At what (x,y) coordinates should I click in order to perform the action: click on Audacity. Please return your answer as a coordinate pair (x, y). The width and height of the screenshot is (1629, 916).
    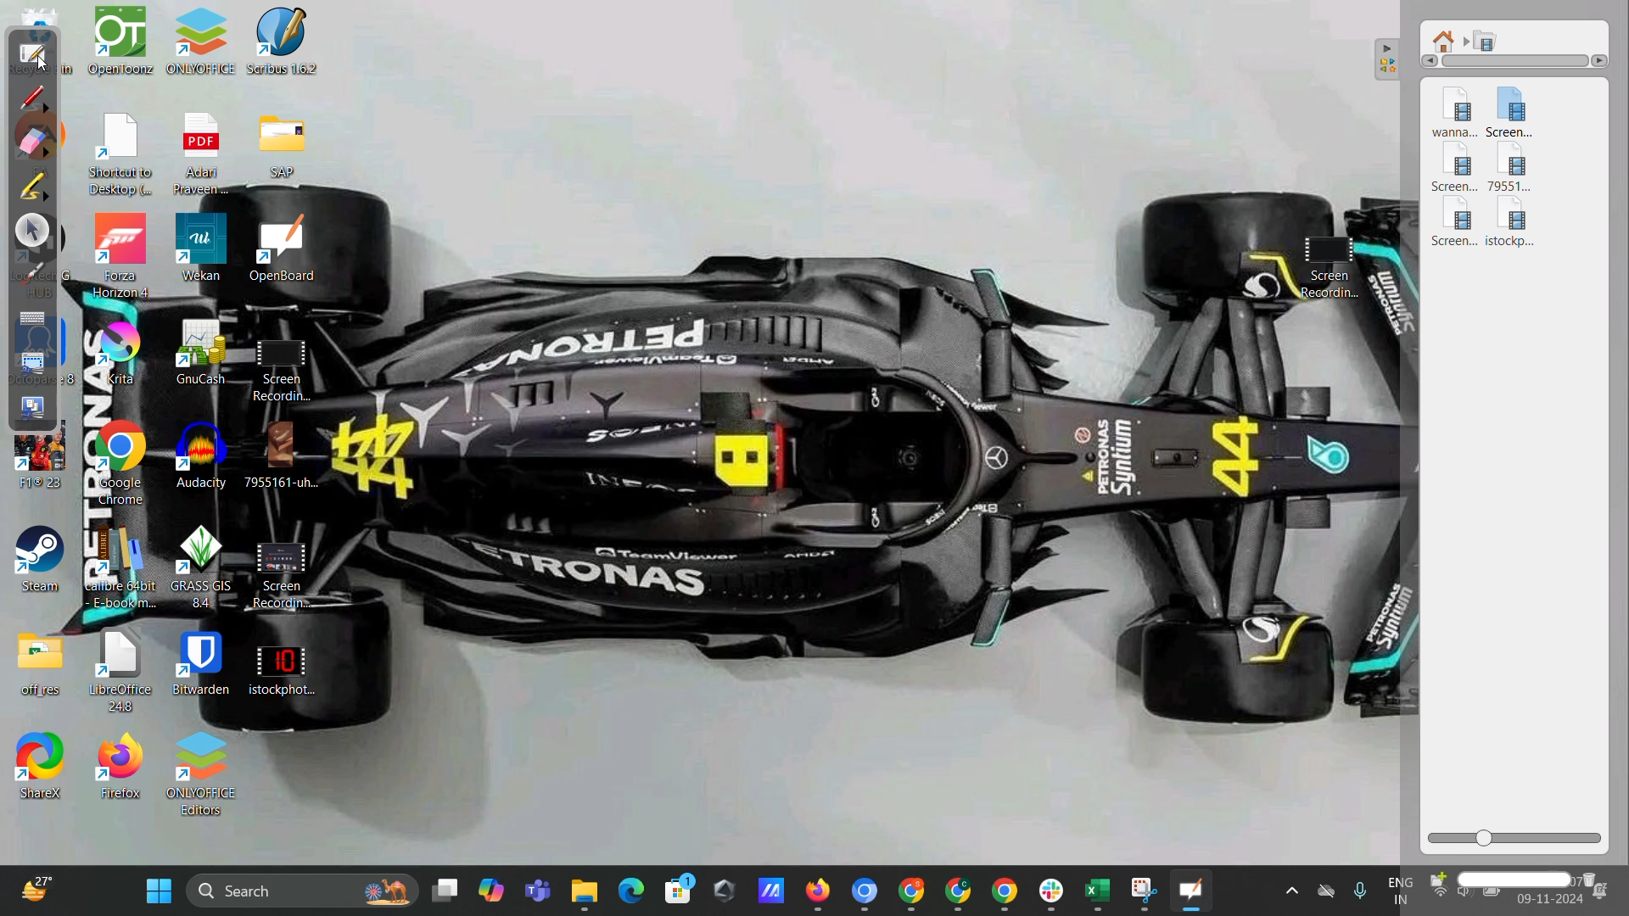
    Looking at the image, I should click on (196, 457).